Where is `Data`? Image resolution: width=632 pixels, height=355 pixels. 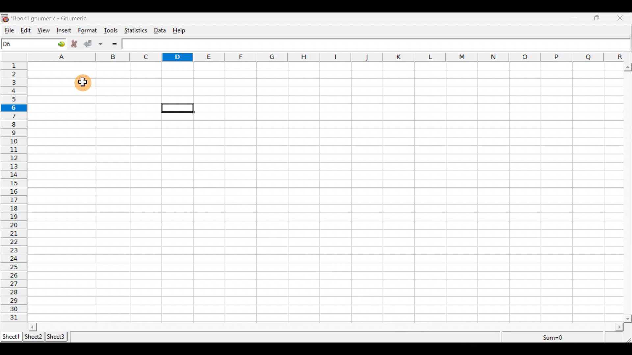 Data is located at coordinates (162, 31).